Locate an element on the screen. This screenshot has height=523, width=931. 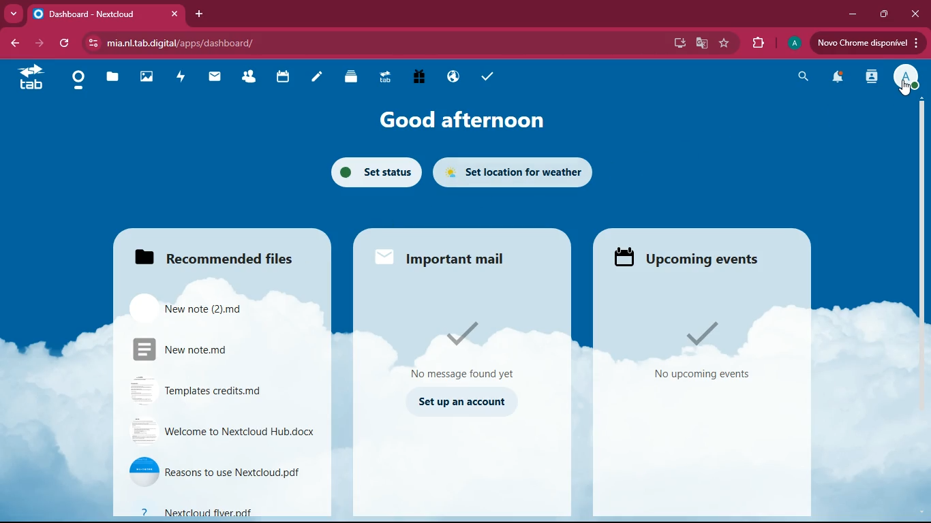
activity is located at coordinates (179, 78).